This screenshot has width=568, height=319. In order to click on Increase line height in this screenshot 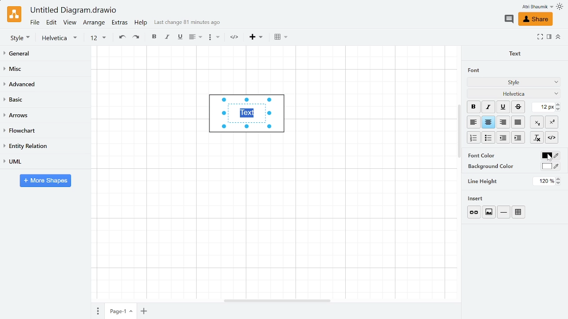, I will do `click(559, 179)`.